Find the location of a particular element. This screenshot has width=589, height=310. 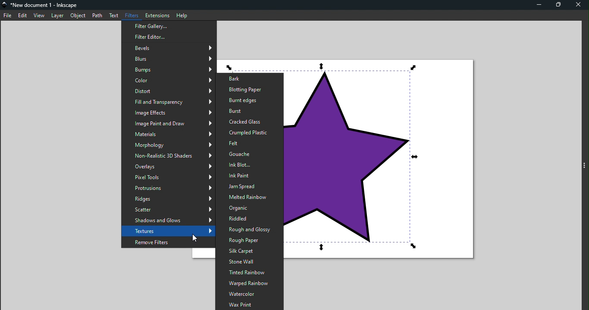

Minimize is located at coordinates (539, 6).